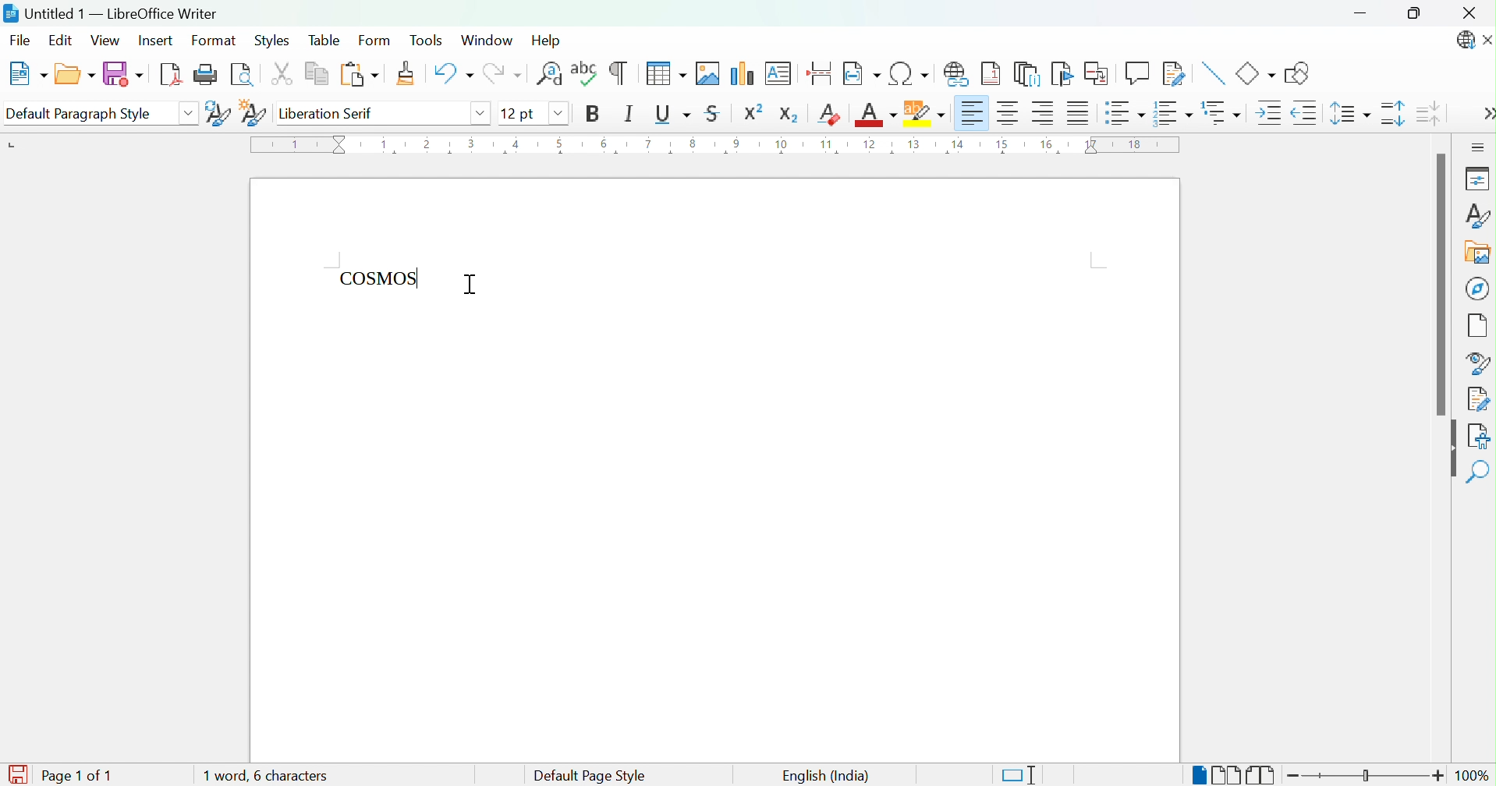  Describe the element at coordinates (75, 775) in the screenshot. I see `Page 1 of 1` at that location.